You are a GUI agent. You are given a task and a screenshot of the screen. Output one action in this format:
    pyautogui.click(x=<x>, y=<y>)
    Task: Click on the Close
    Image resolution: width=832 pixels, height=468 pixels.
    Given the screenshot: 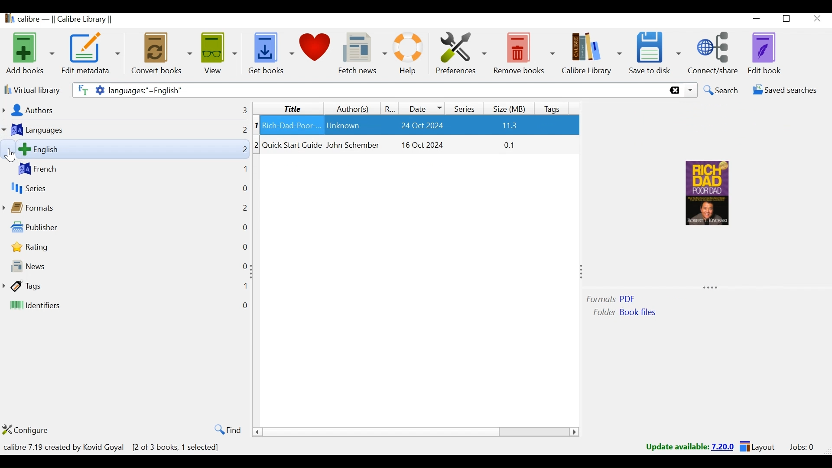 What is the action you would take?
    pyautogui.click(x=817, y=19)
    